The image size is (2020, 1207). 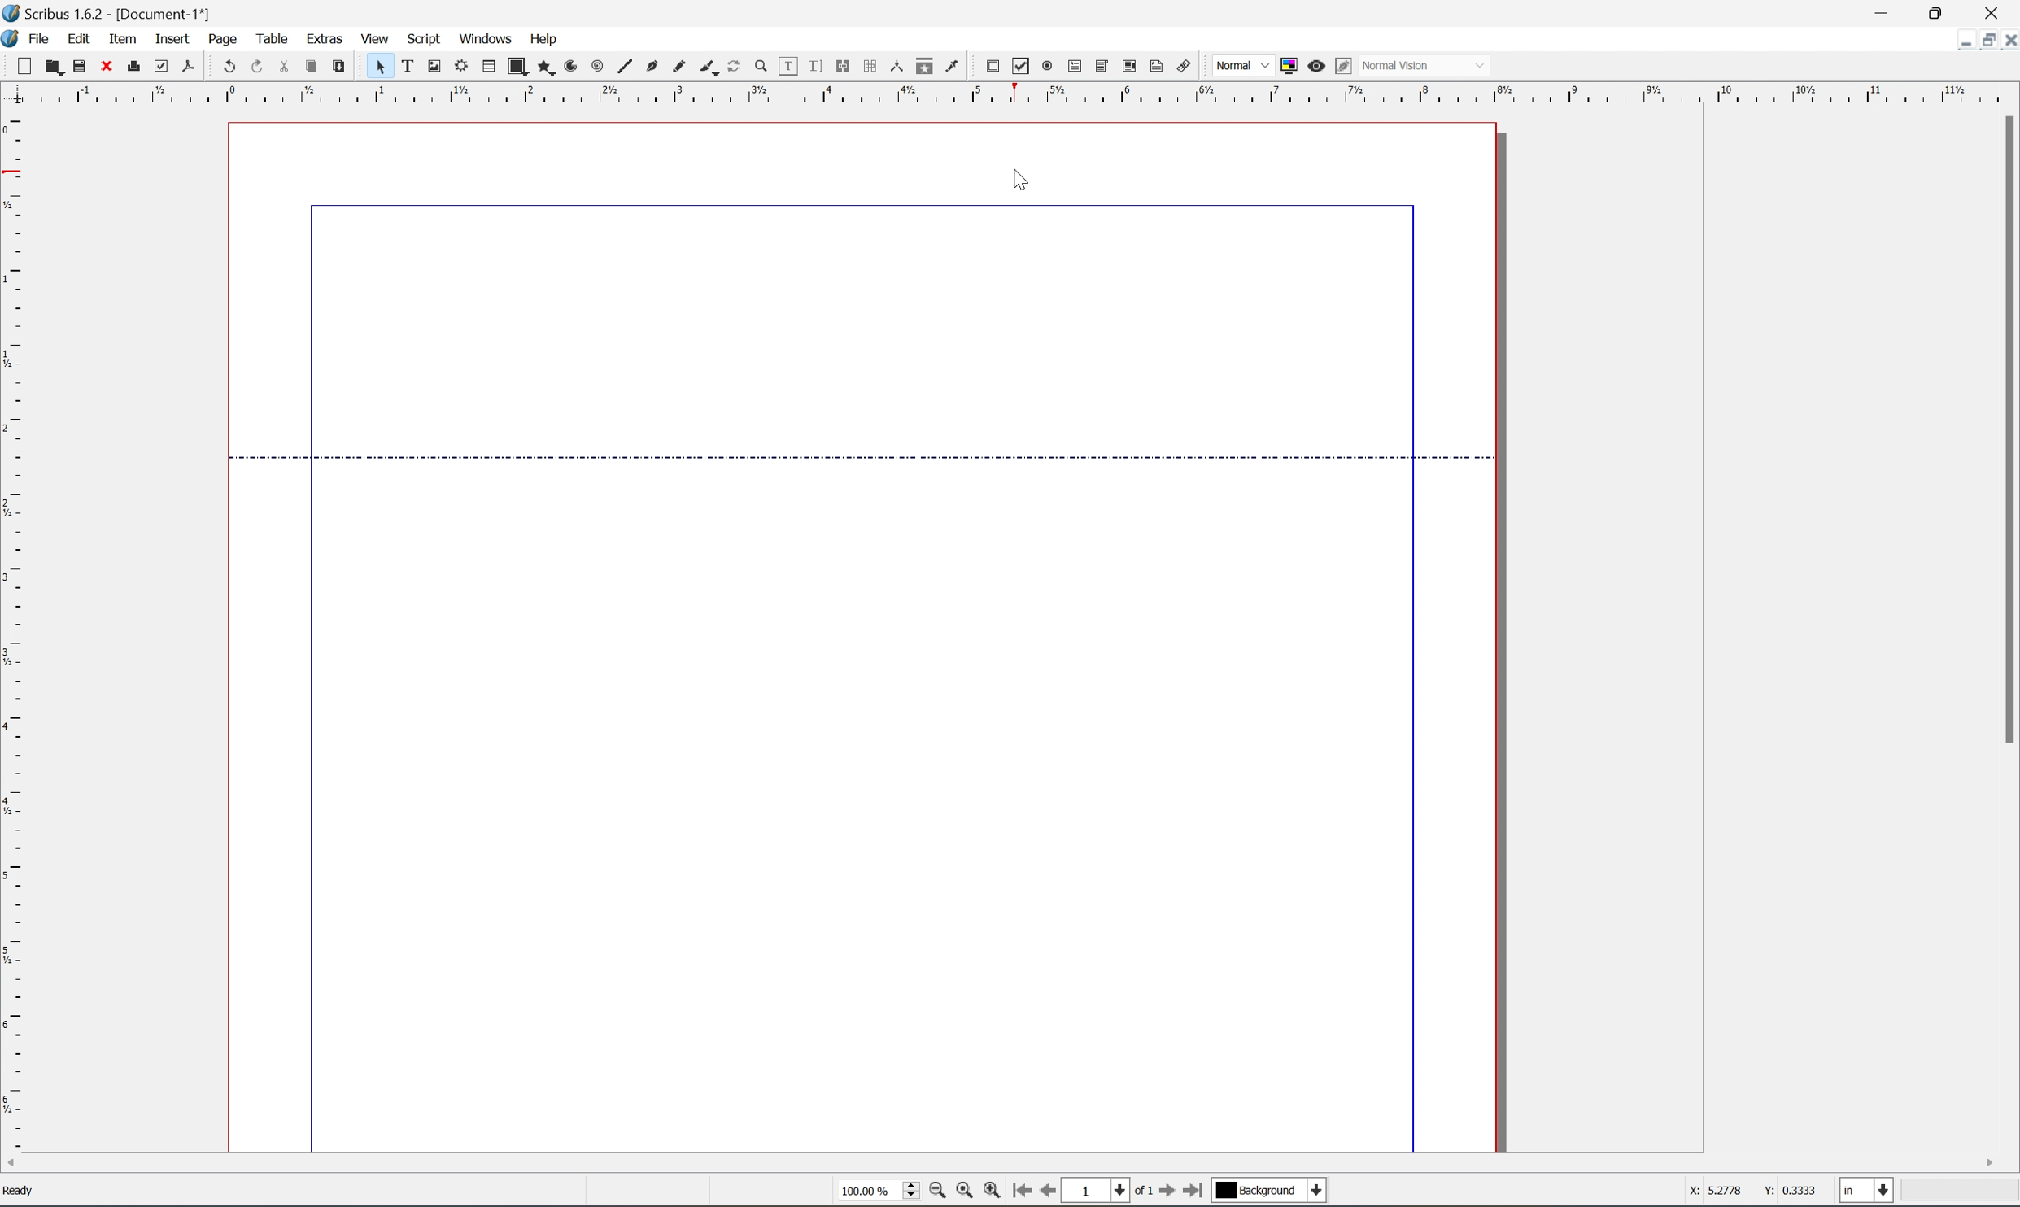 I want to click on zoom in, so click(x=997, y=1194).